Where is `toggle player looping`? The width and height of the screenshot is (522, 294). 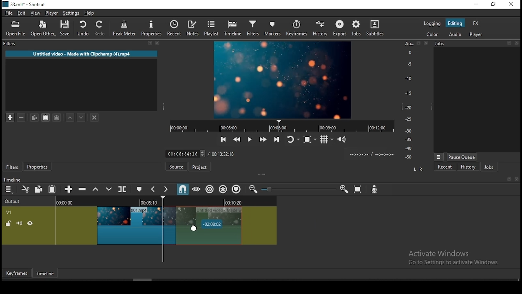
toggle player looping is located at coordinates (292, 140).